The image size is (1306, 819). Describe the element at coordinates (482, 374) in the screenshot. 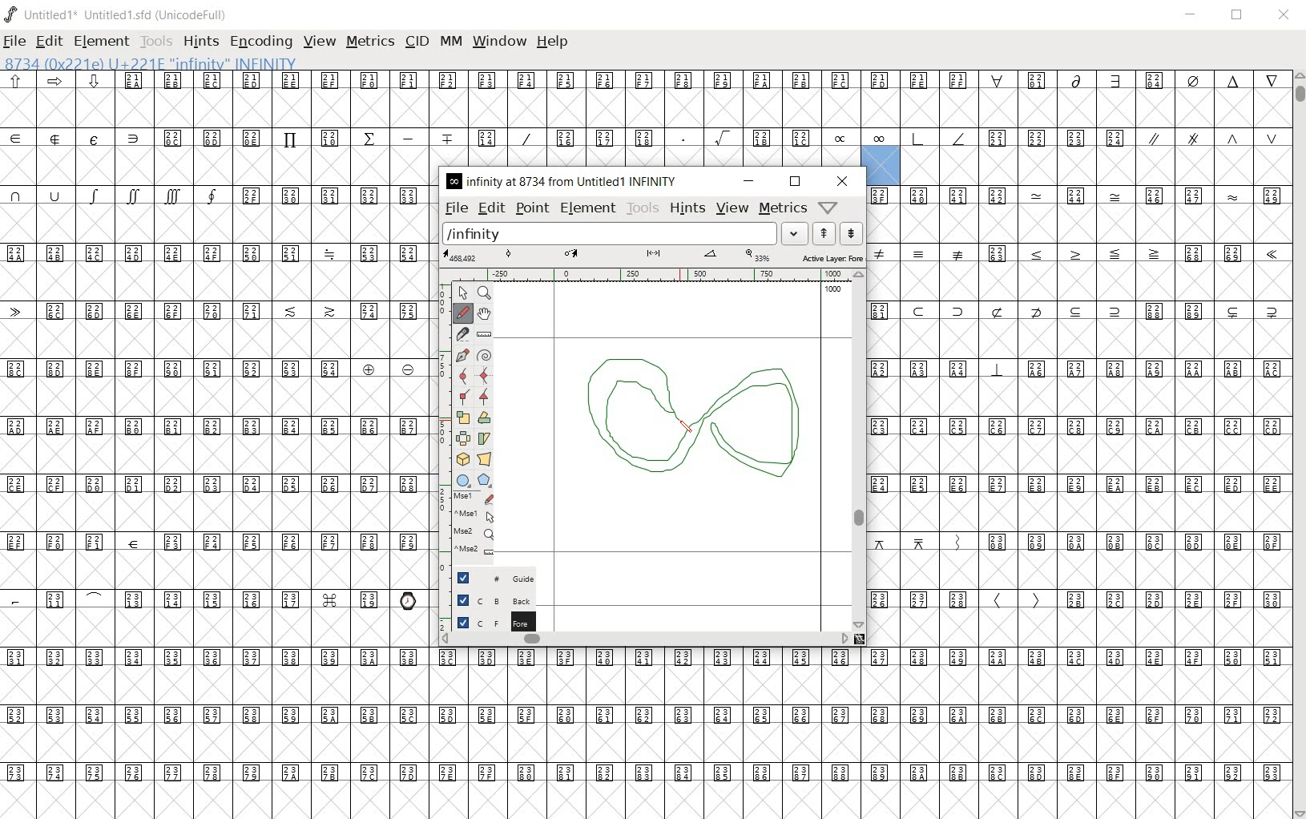

I see `add a curve point always either horizontal or vertical` at that location.